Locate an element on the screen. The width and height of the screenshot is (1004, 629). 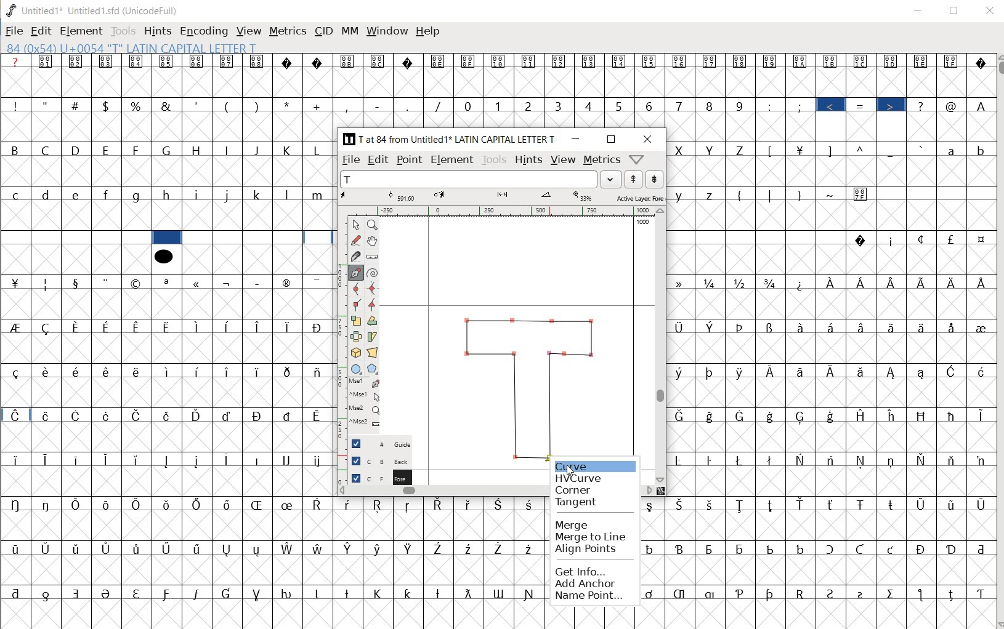
point is located at coordinates (354, 225).